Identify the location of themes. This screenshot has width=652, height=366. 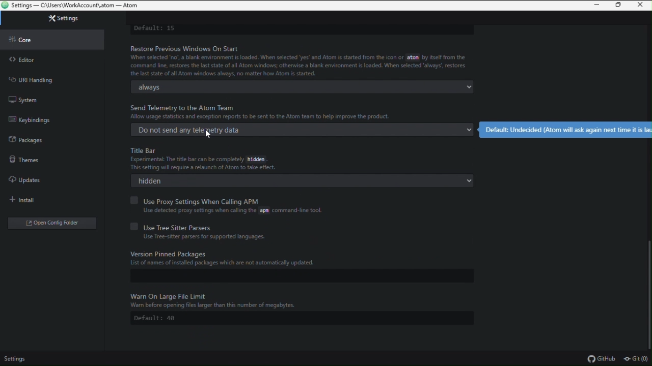
(48, 158).